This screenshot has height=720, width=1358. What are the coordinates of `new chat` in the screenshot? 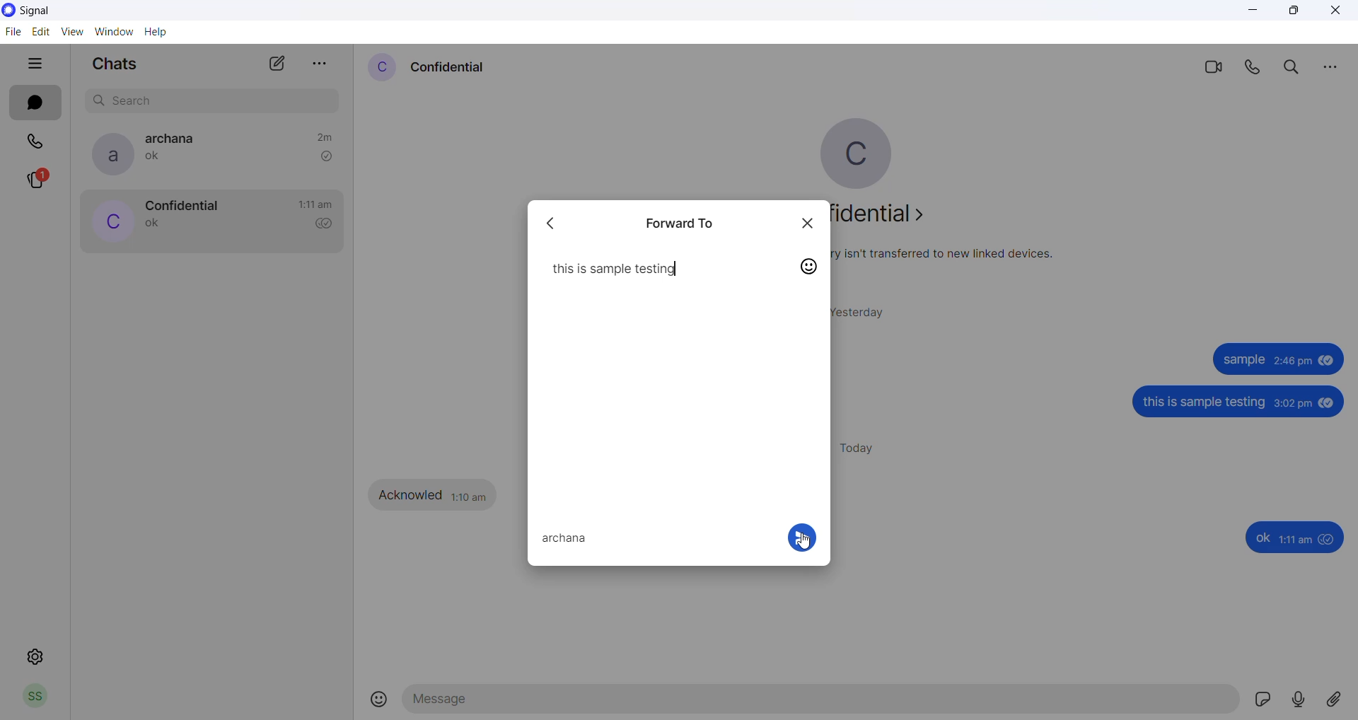 It's located at (277, 67).